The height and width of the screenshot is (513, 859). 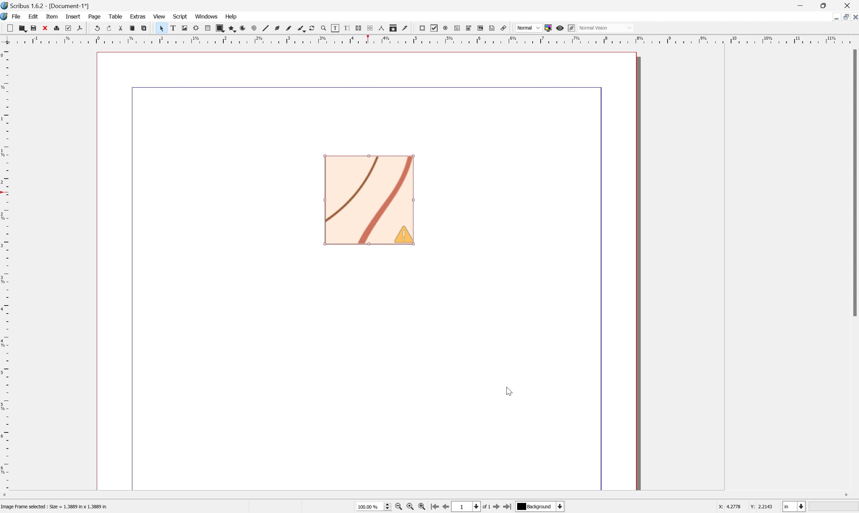 I want to click on 1 of 1, so click(x=473, y=506).